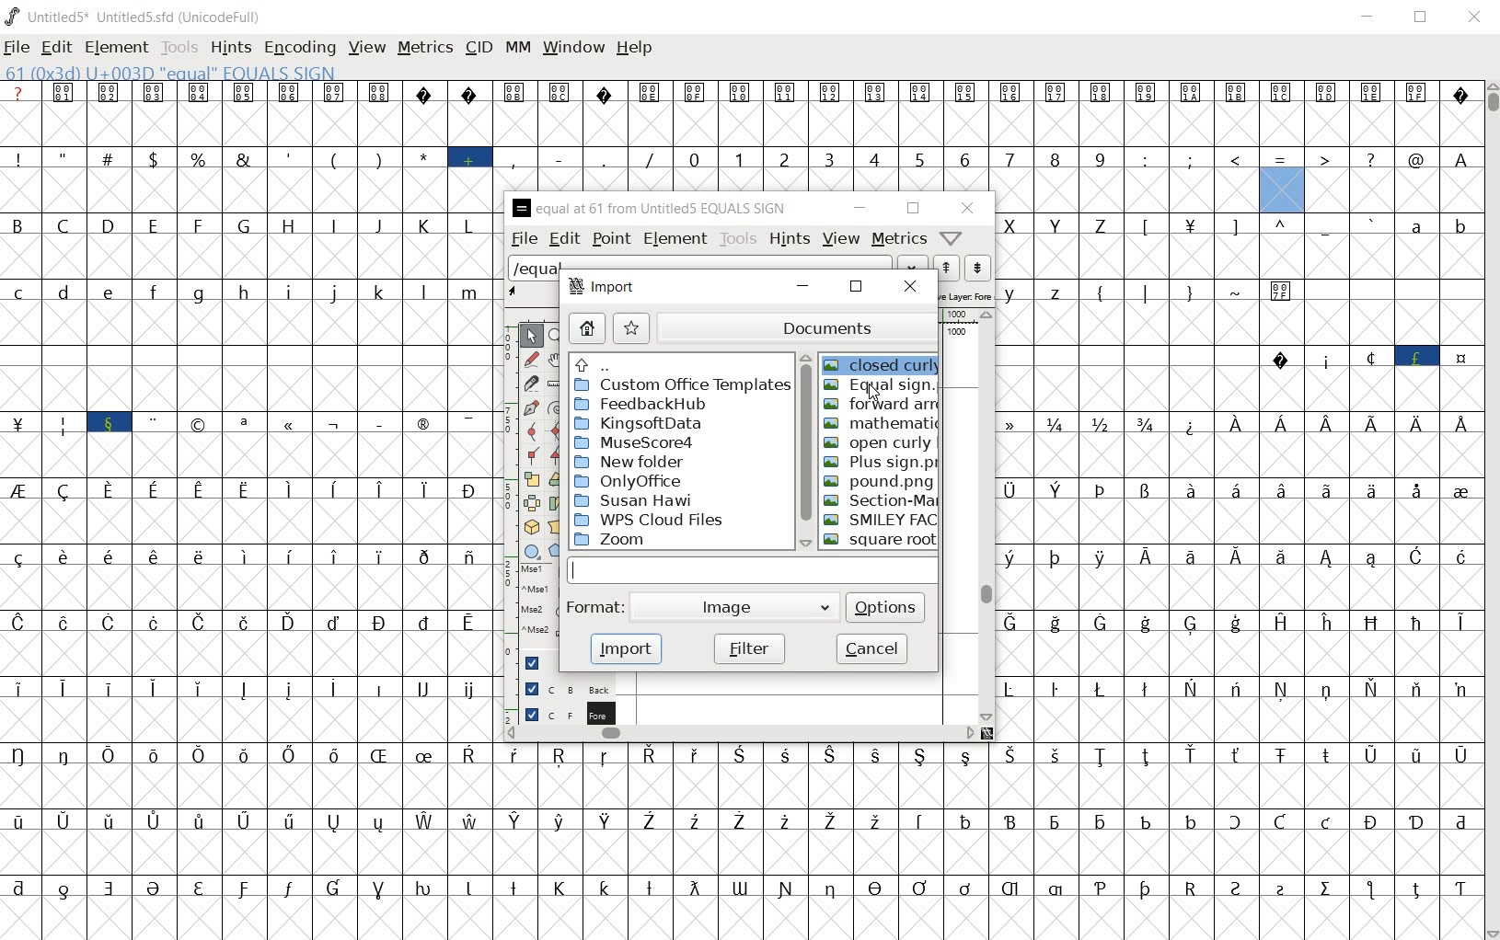 This screenshot has height=940, width=1500. What do you see at coordinates (641, 424) in the screenshot?
I see `kingsoftdata` at bounding box center [641, 424].